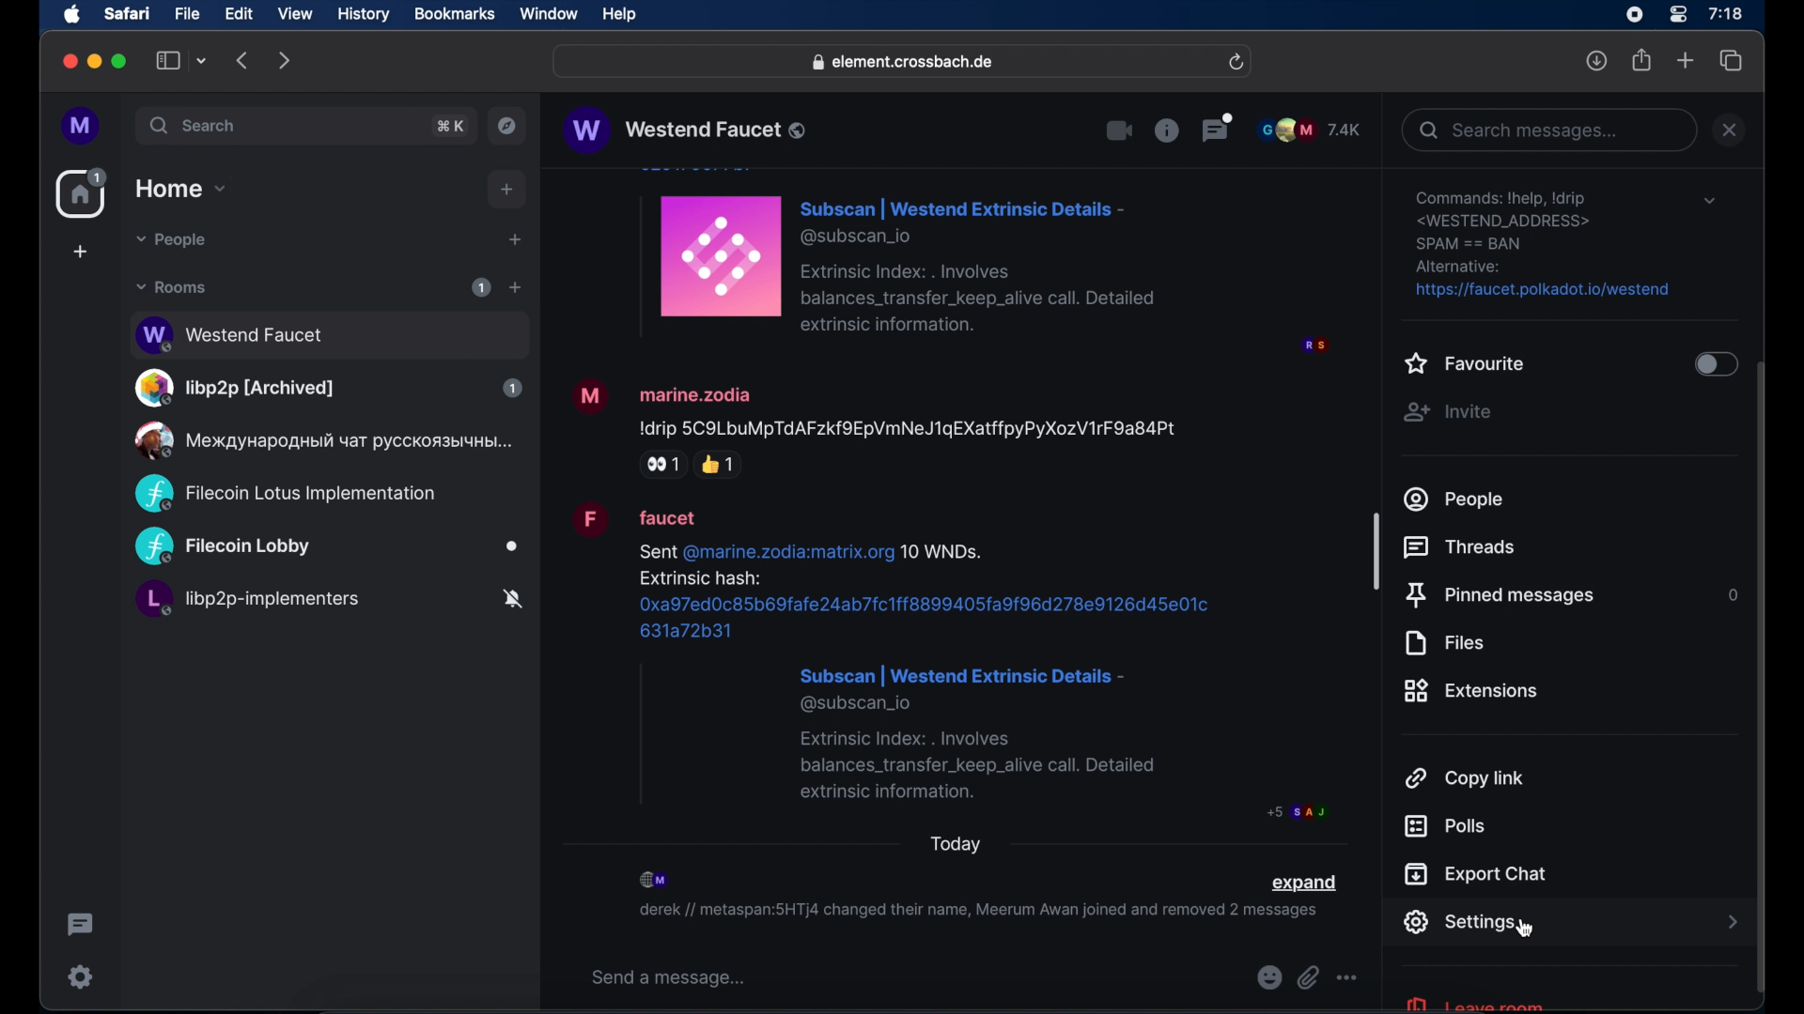 The image size is (1804, 1014). Describe the element at coordinates (1500, 596) in the screenshot. I see `pinned messages` at that location.